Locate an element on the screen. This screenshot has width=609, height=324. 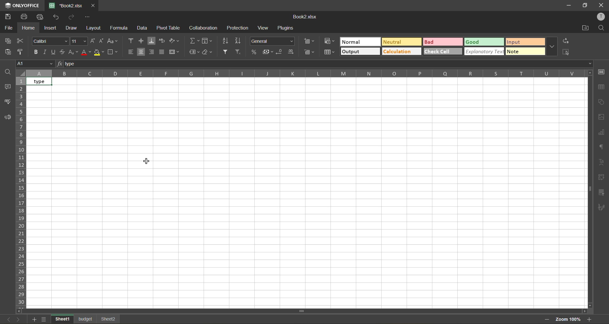
cell address is located at coordinates (35, 64).